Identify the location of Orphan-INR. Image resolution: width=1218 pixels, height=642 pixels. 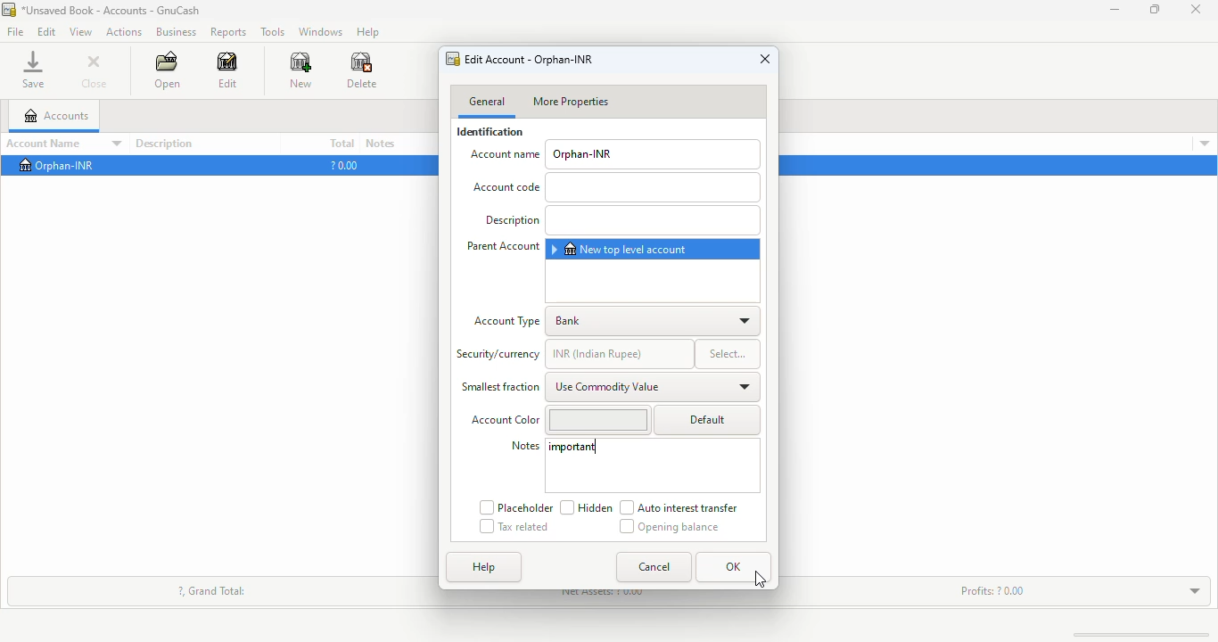
(51, 168).